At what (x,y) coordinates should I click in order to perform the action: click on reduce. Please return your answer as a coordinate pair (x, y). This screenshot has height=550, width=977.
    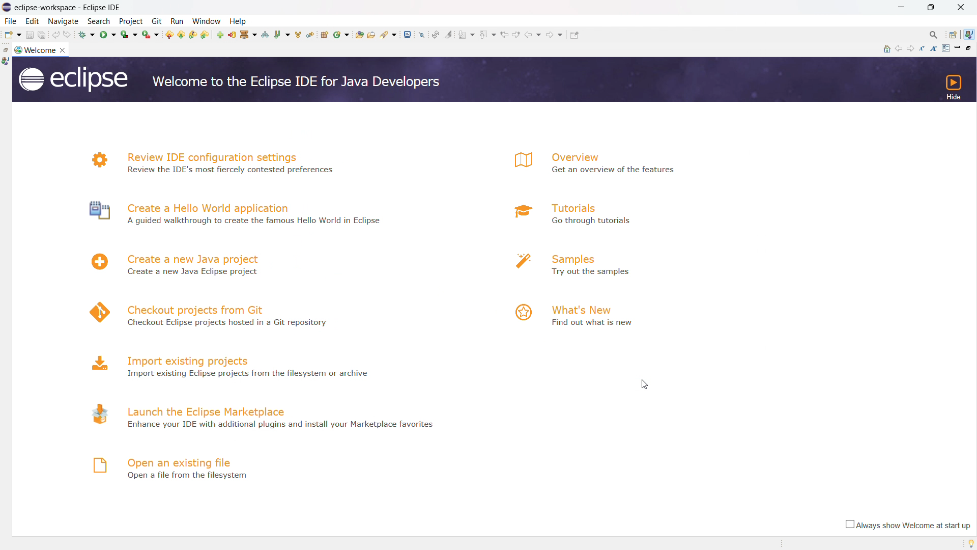
    Looking at the image, I should click on (924, 48).